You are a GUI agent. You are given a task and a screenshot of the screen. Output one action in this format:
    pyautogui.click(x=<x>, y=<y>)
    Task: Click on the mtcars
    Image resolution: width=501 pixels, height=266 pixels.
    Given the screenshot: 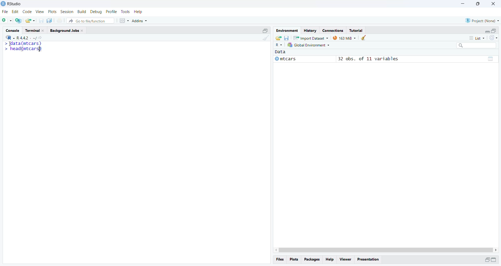 What is the action you would take?
    pyautogui.click(x=286, y=59)
    